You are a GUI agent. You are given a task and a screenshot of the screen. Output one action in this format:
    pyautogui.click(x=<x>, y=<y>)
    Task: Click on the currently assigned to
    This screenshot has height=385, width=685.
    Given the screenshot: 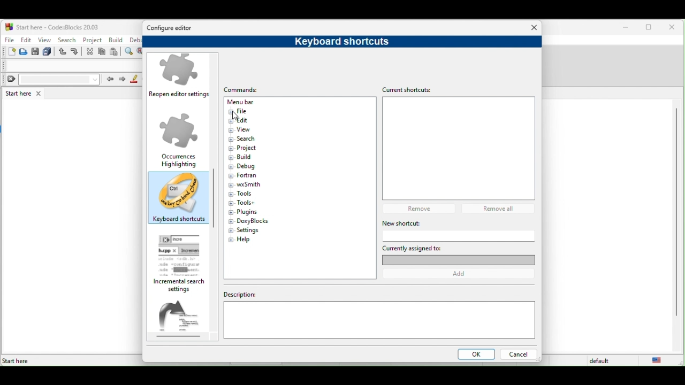 What is the action you would take?
    pyautogui.click(x=458, y=254)
    